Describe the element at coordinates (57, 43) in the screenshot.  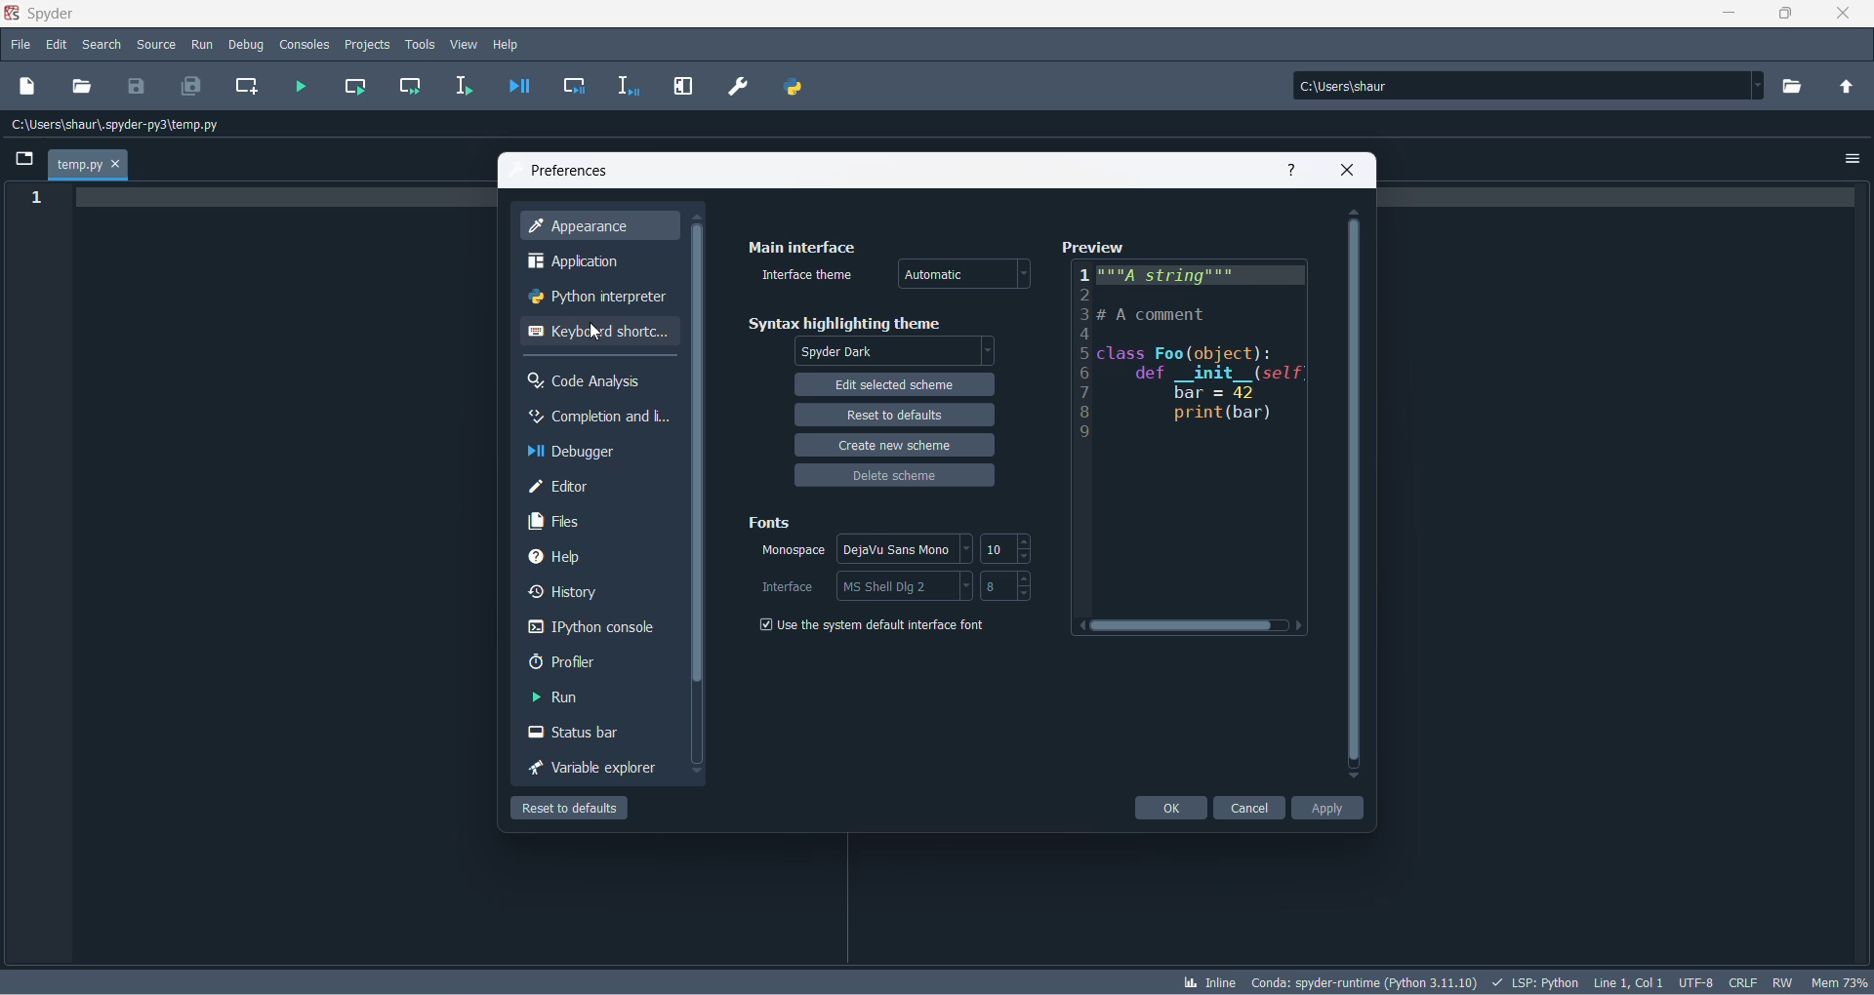
I see `edit` at that location.